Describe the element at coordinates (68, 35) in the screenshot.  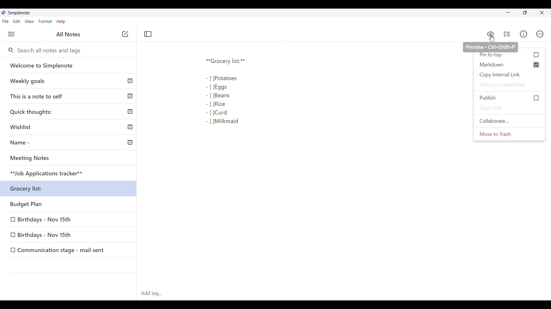
I see `All Notes` at that location.